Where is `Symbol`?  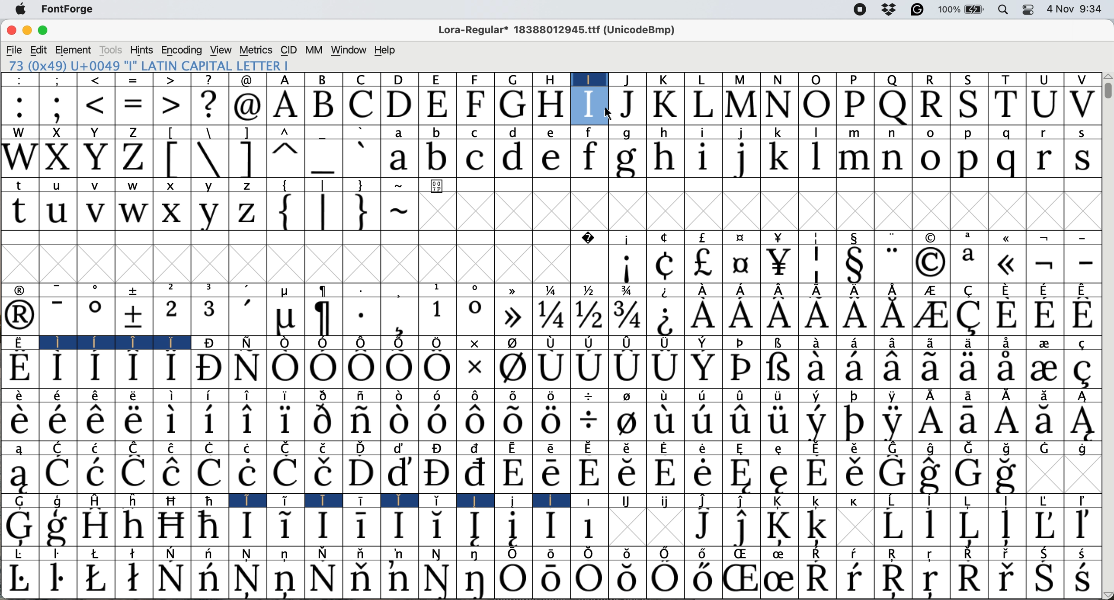
Symbol is located at coordinates (932, 290).